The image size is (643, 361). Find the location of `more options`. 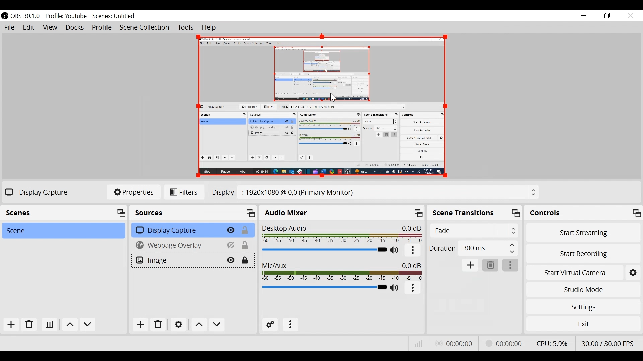

more options is located at coordinates (511, 265).